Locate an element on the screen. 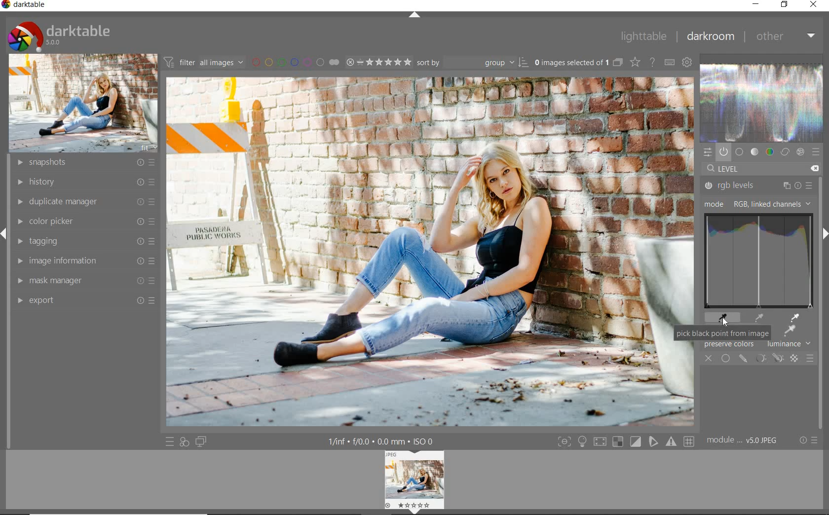  image is located at coordinates (83, 103).